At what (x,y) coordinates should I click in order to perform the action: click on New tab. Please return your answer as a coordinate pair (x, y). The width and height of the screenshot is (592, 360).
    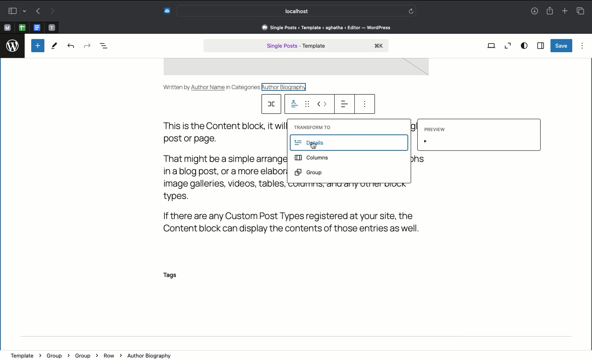
    Looking at the image, I should click on (565, 12).